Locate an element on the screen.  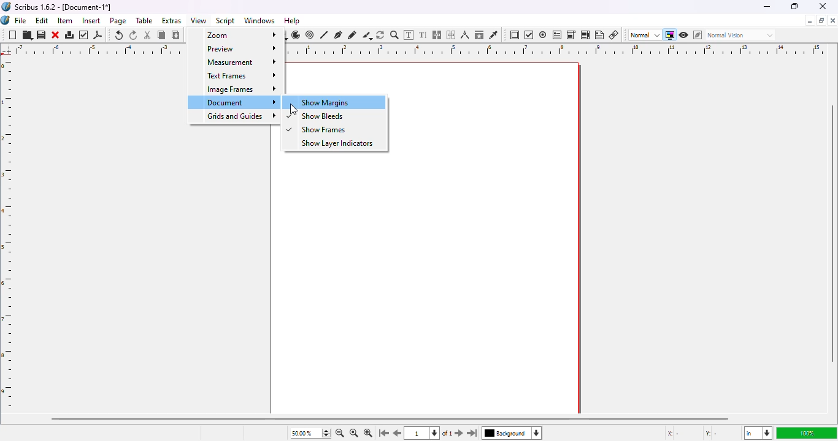
print is located at coordinates (70, 35).